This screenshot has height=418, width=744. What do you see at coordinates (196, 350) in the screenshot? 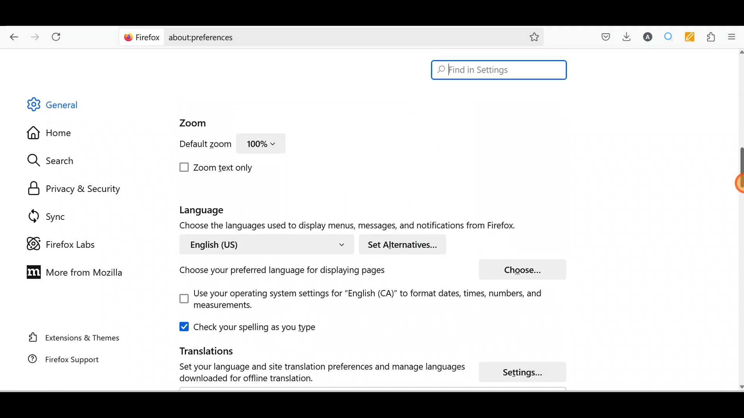
I see `Translations` at bounding box center [196, 350].